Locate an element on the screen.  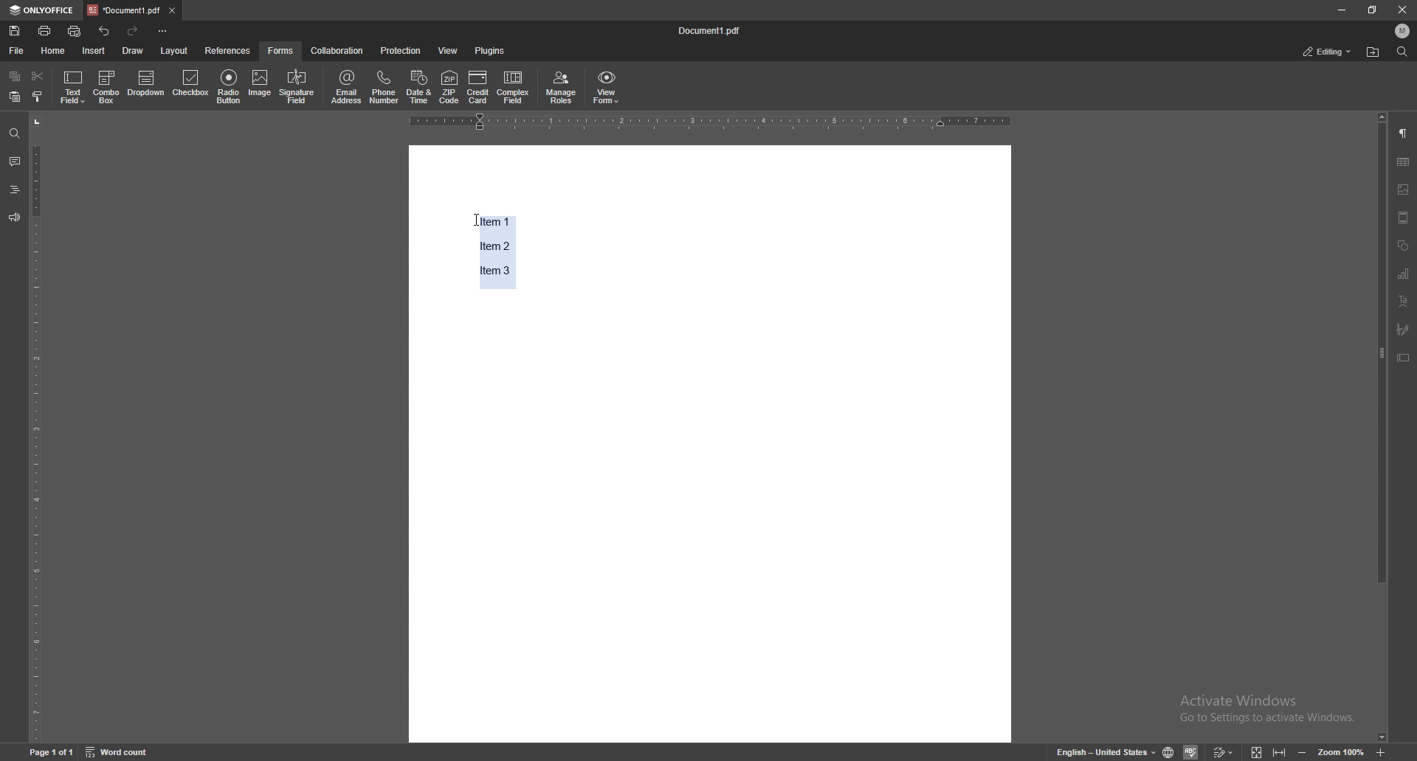
zip code is located at coordinates (450, 88).